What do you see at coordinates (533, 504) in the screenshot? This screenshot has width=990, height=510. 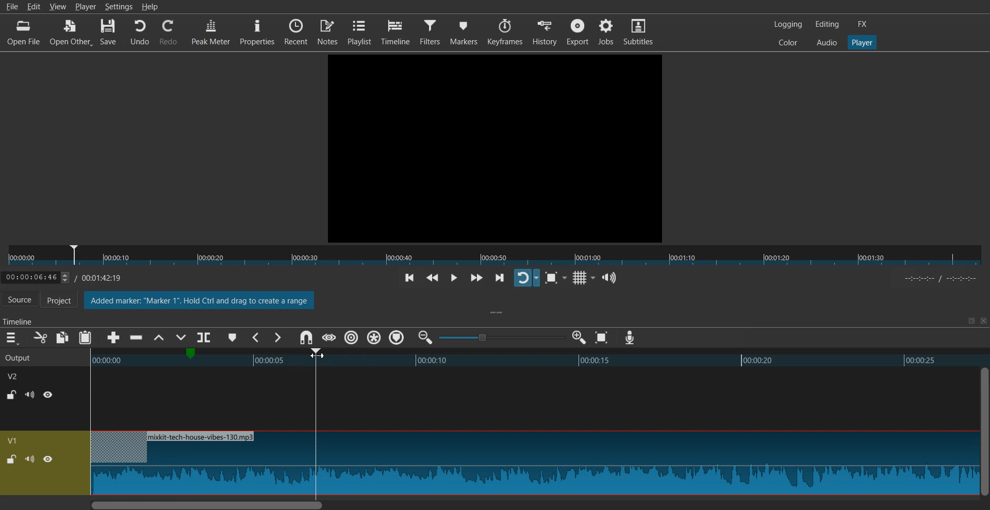 I see `Horizontal Scroll bar` at bounding box center [533, 504].